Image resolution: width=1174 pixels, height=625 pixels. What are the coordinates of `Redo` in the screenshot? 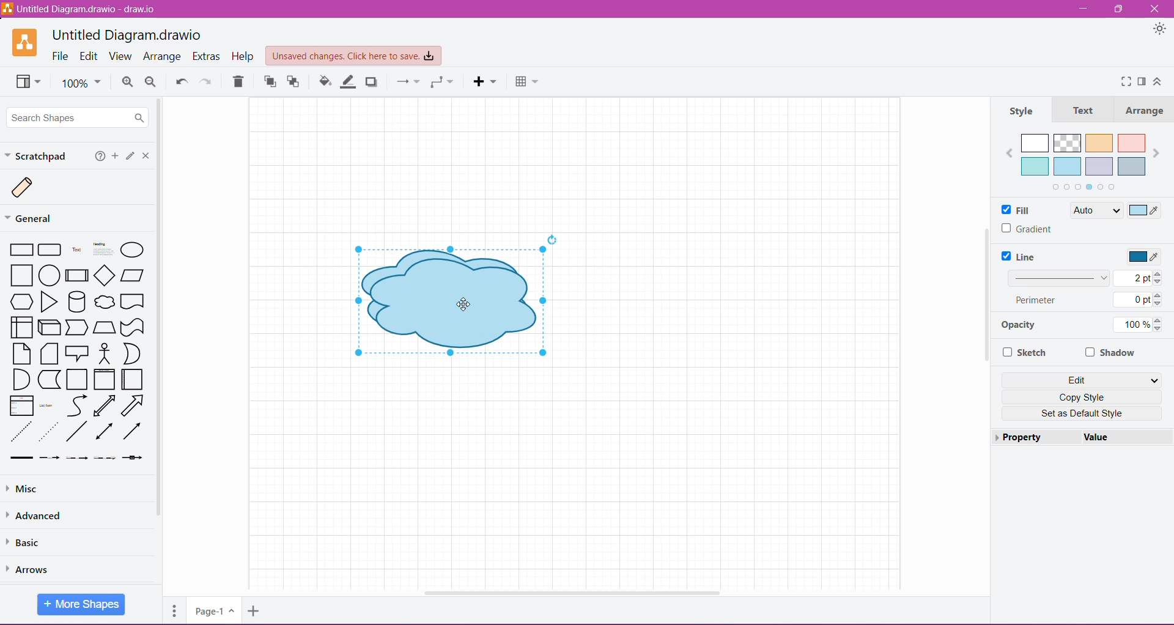 It's located at (209, 82).